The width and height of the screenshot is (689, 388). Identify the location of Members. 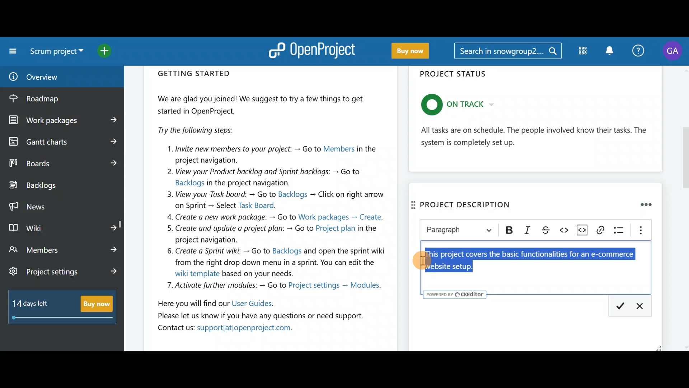
(64, 249).